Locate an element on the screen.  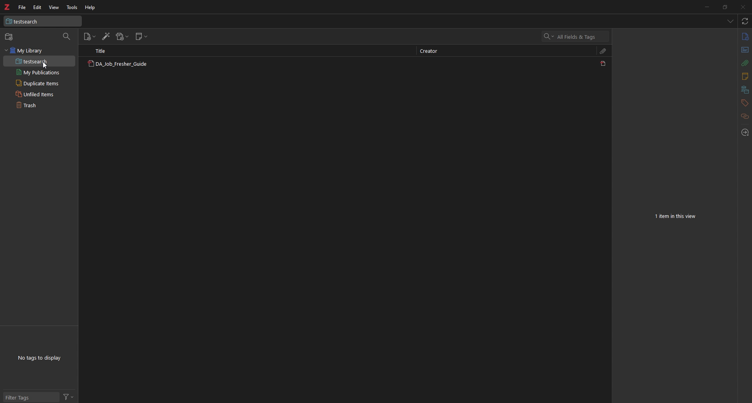
creator is located at coordinates (432, 52).